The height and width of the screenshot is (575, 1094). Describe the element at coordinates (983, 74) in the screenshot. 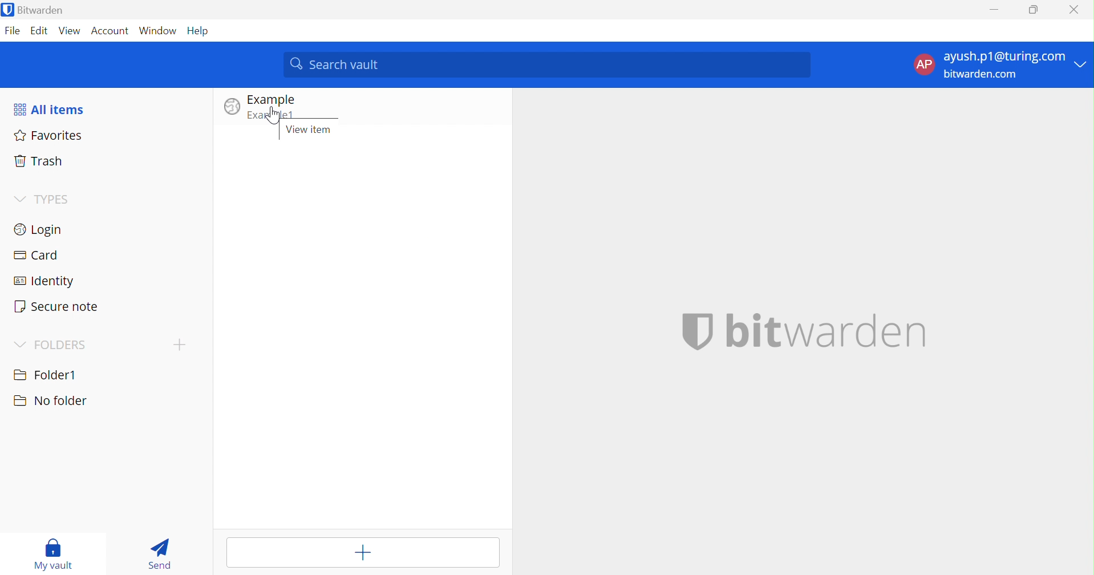

I see `bitwarden.com` at that location.